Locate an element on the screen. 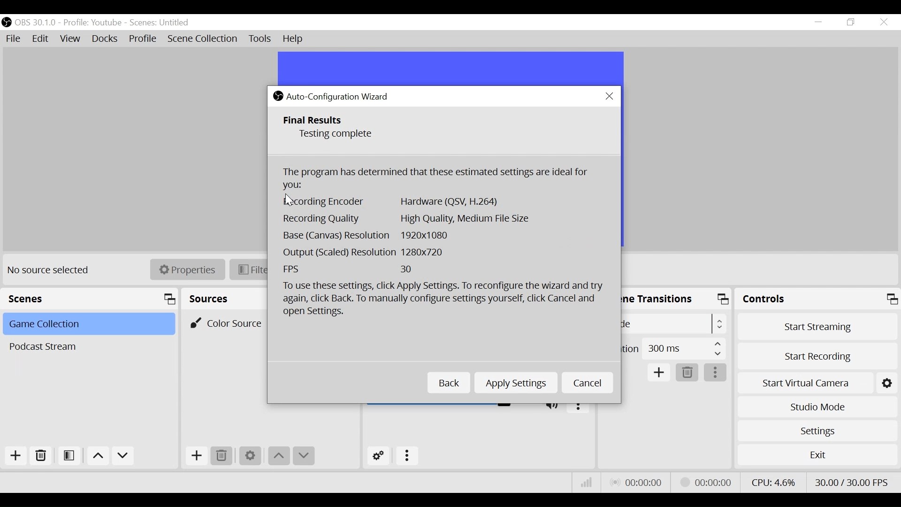  Back is located at coordinates (449, 383).